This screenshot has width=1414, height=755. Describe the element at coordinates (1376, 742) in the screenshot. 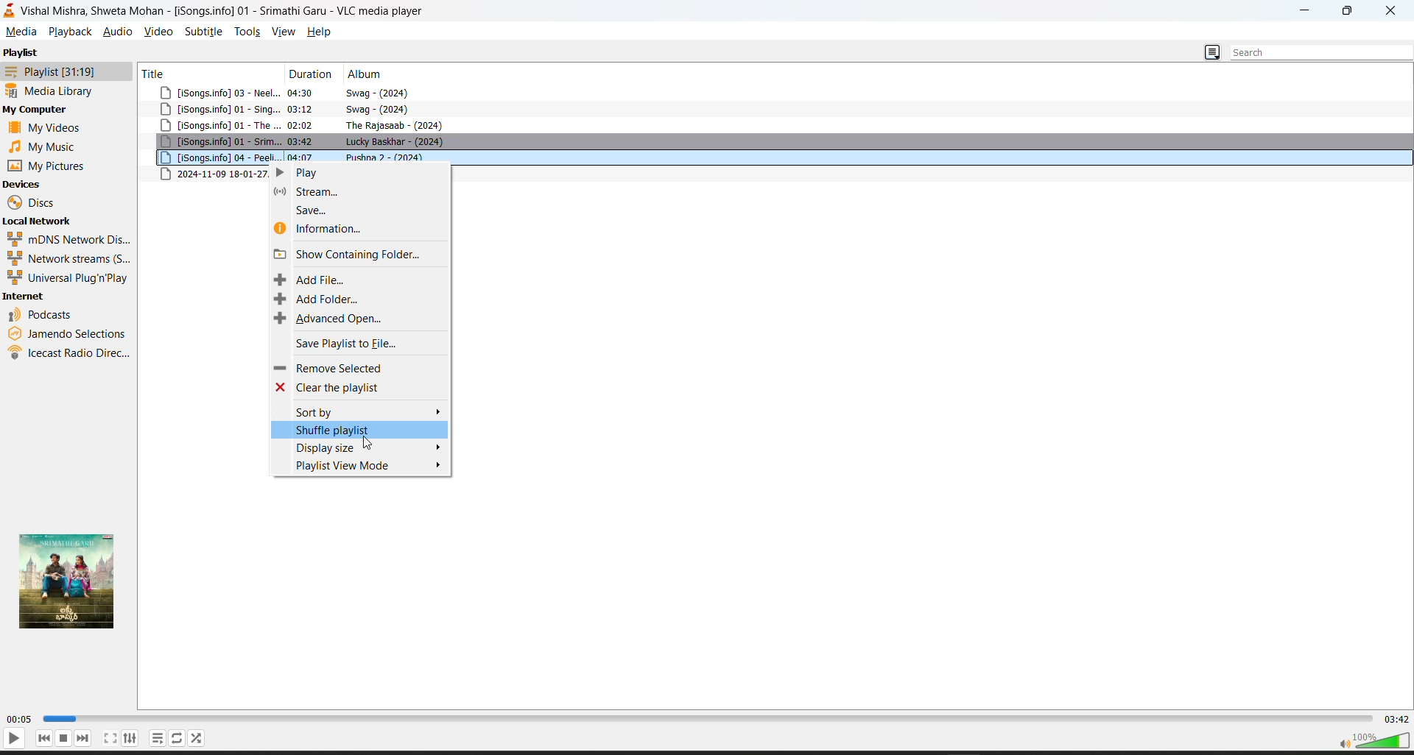

I see `volume` at that location.